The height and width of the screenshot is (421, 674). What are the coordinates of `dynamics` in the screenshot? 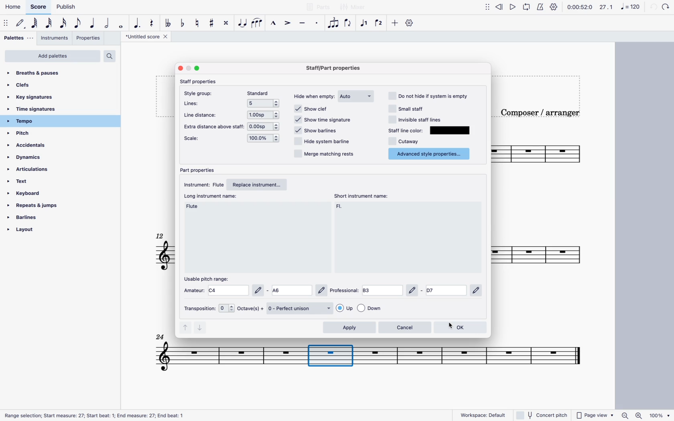 It's located at (29, 158).